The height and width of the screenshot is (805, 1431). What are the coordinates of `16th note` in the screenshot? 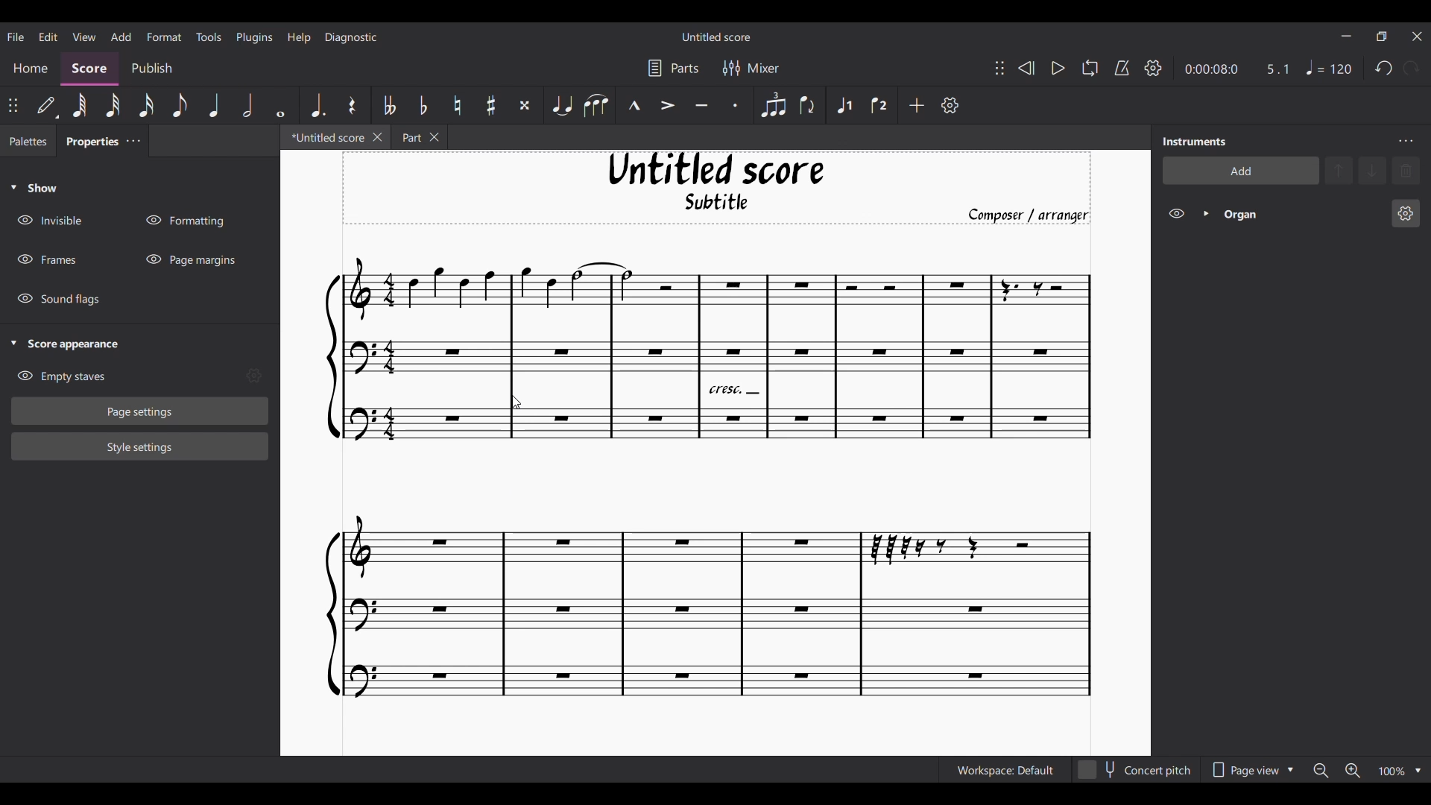 It's located at (148, 105).